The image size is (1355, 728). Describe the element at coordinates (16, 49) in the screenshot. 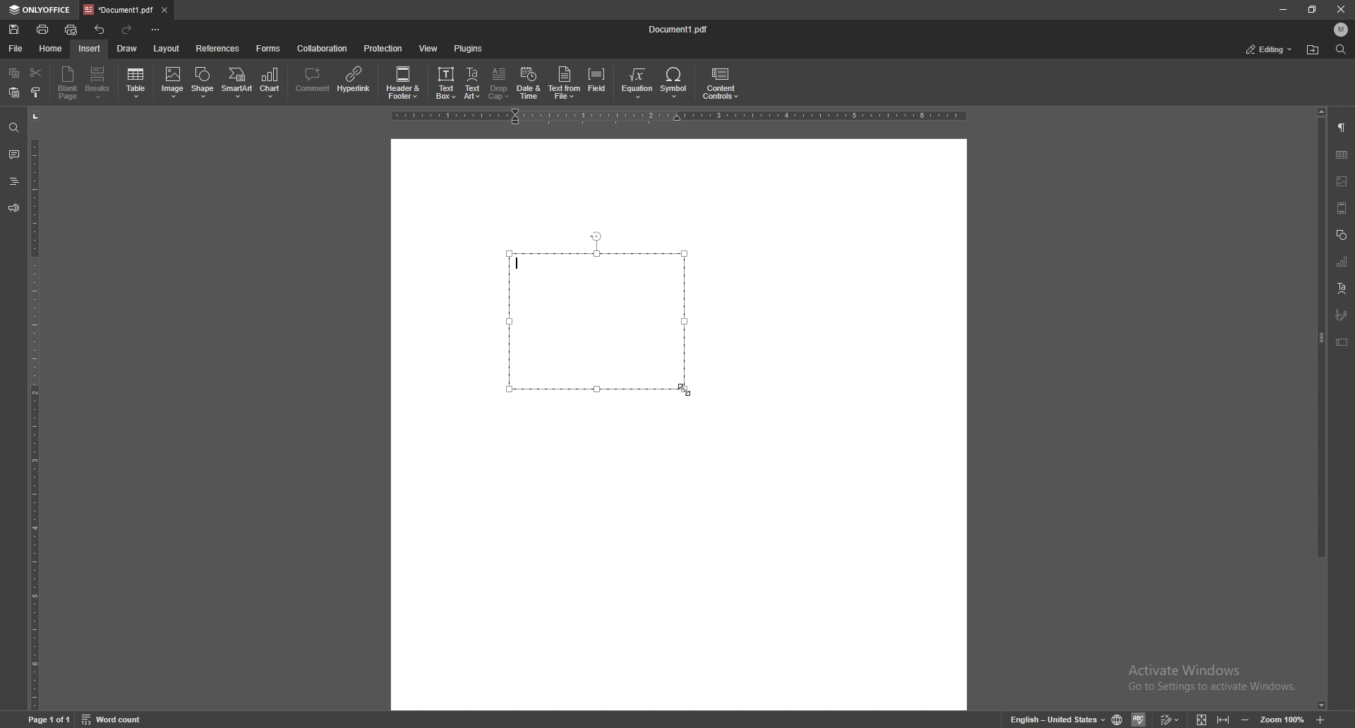

I see `file` at that location.